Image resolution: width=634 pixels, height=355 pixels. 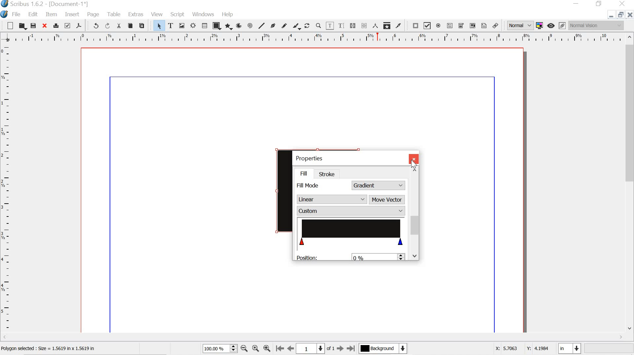 I want to click on polygon selected : size = 1.5619 in x 5619 in, so click(x=57, y=348).